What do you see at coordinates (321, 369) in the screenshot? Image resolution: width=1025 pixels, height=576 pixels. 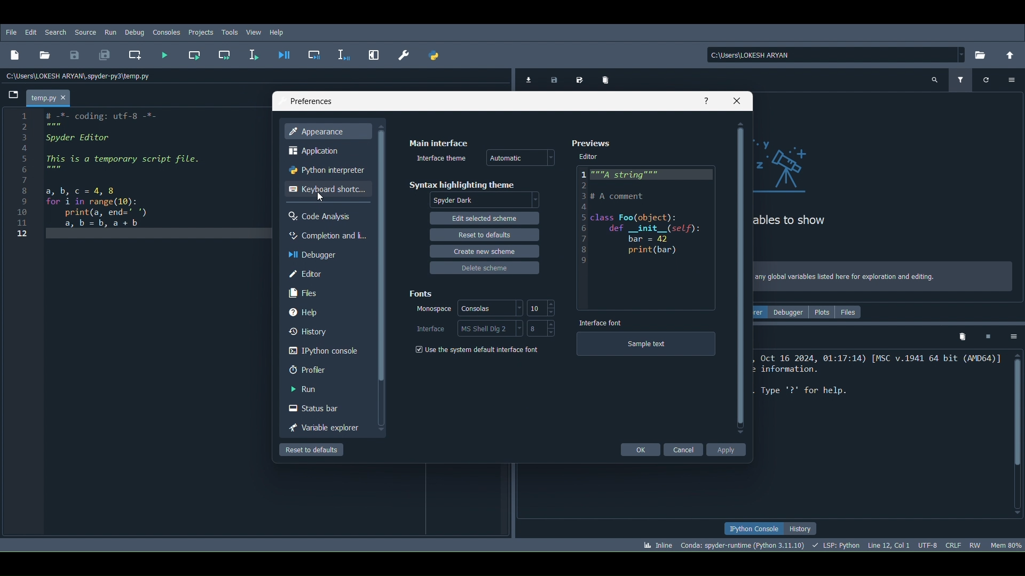 I see `Profiler` at bounding box center [321, 369].